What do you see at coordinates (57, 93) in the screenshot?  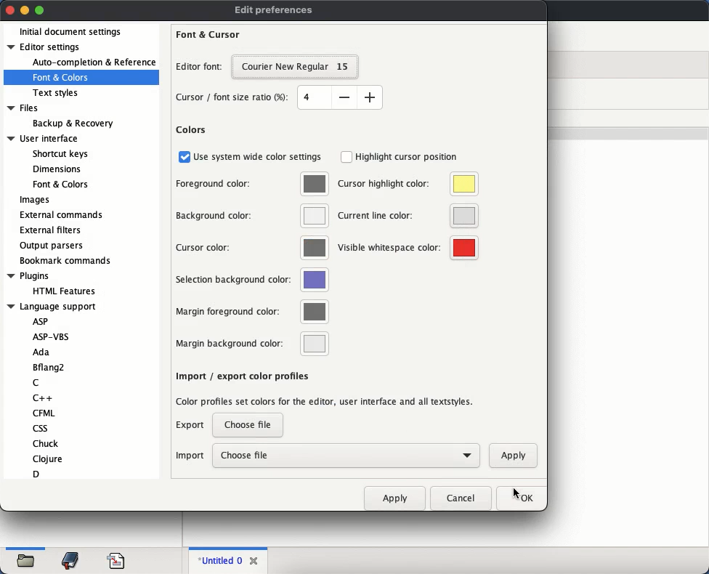 I see `text styles` at bounding box center [57, 93].